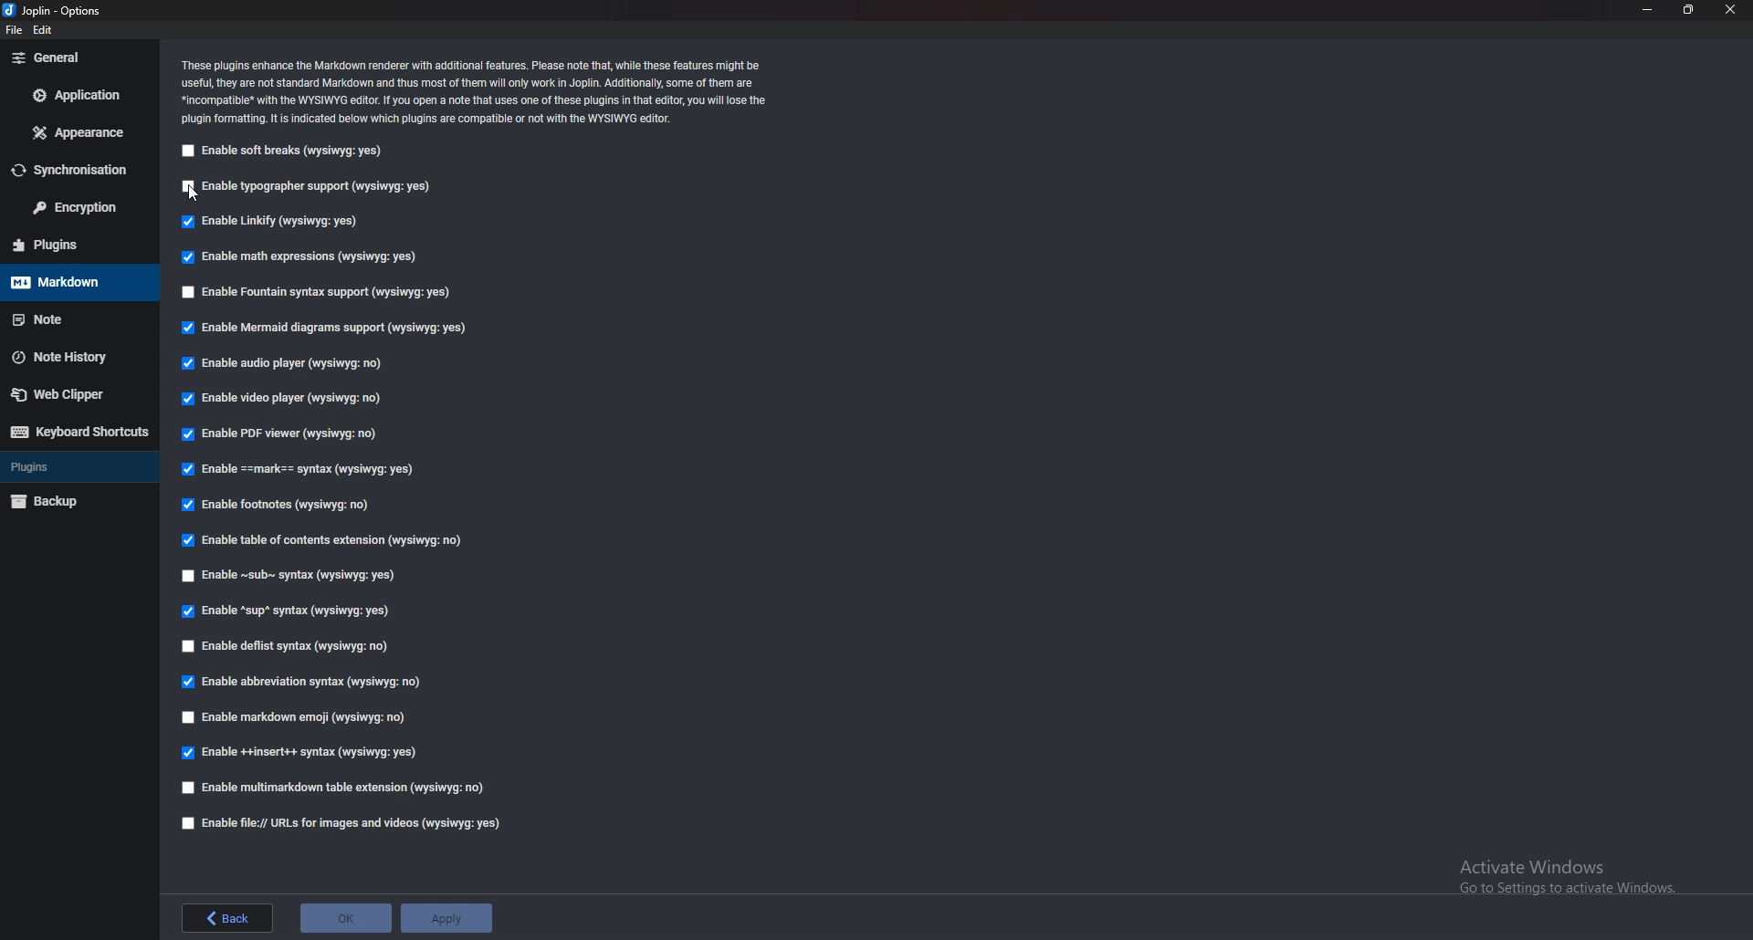 This screenshot has height=940, width=1753. What do you see at coordinates (73, 58) in the screenshot?
I see `general` at bounding box center [73, 58].